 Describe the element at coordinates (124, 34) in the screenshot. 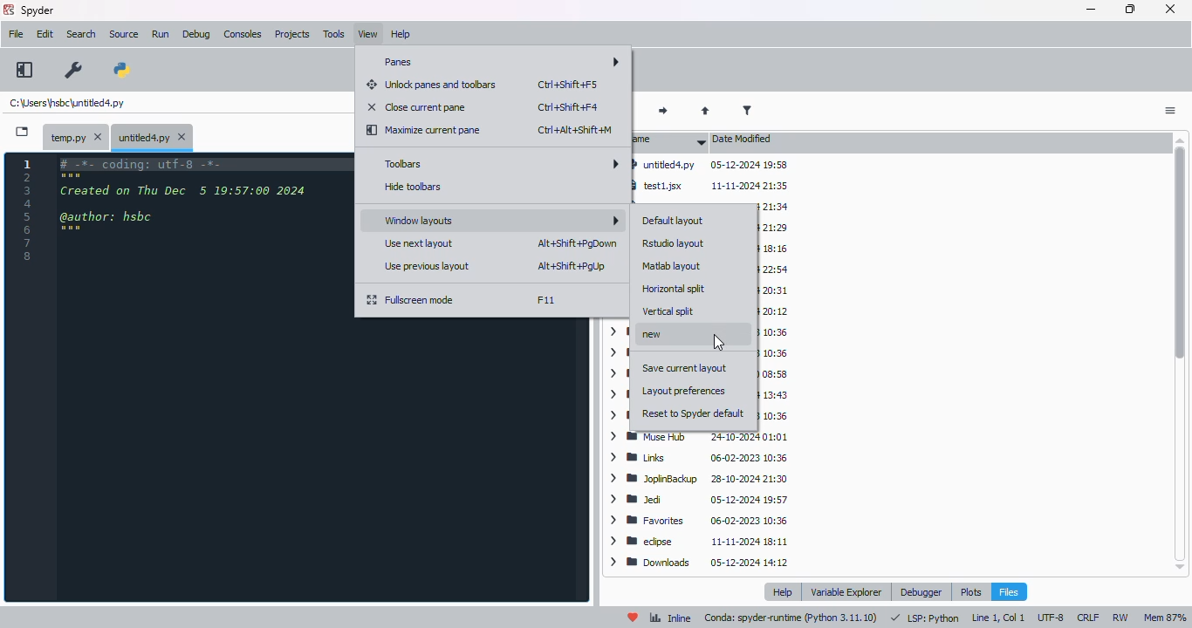

I see `source` at that location.